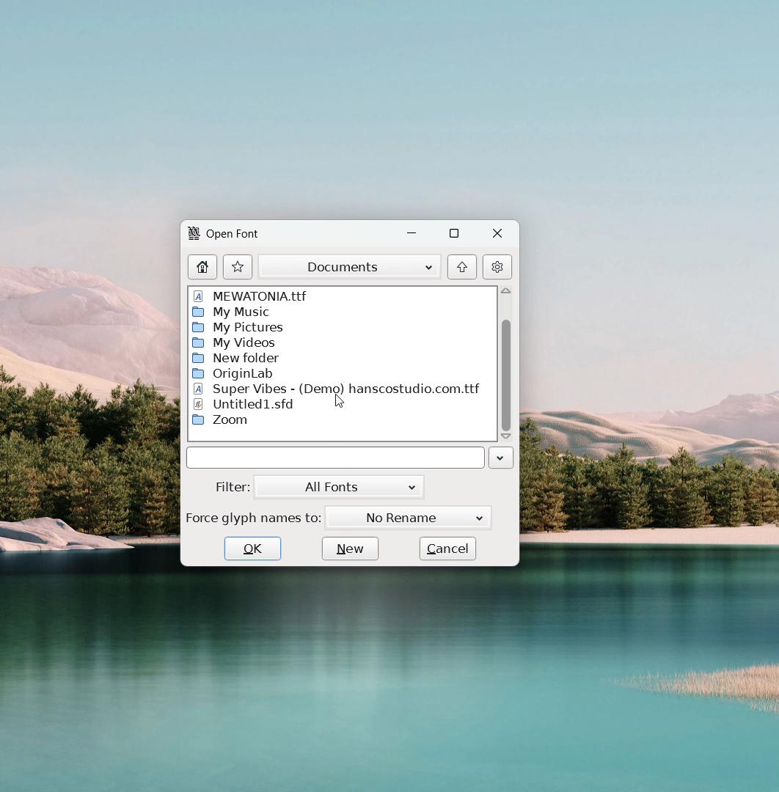 The height and width of the screenshot is (792, 779). I want to click on maximize, so click(456, 234).